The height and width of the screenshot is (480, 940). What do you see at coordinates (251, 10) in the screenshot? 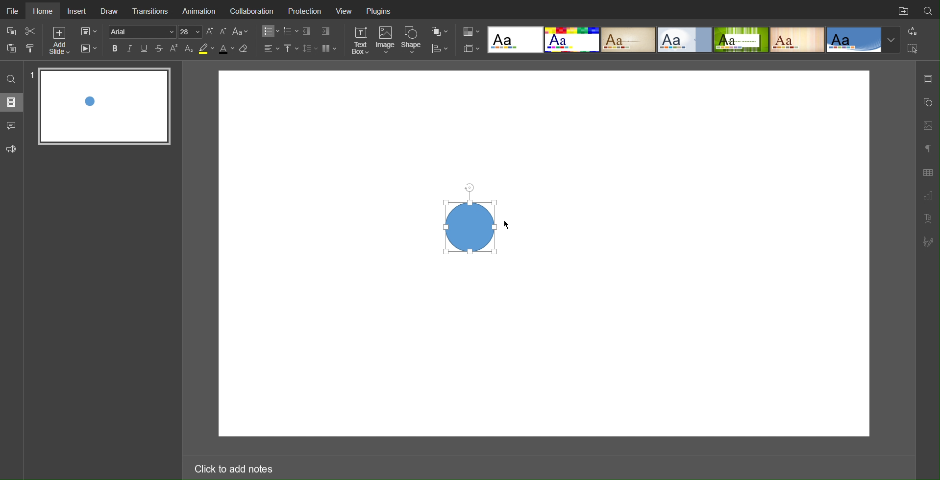
I see `Collaboration` at bounding box center [251, 10].